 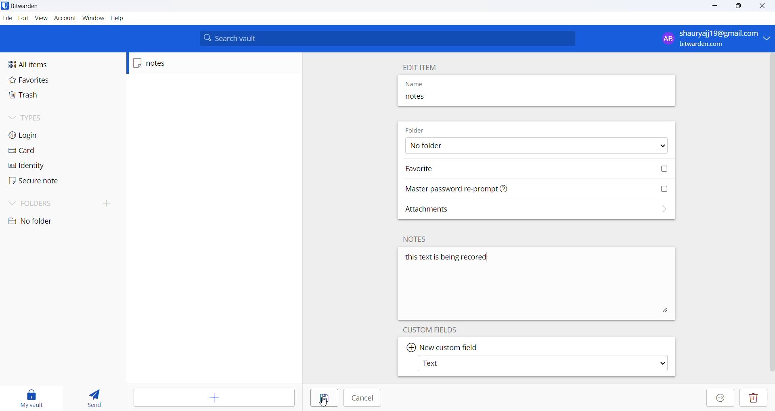 I want to click on name , so click(x=445, y=84).